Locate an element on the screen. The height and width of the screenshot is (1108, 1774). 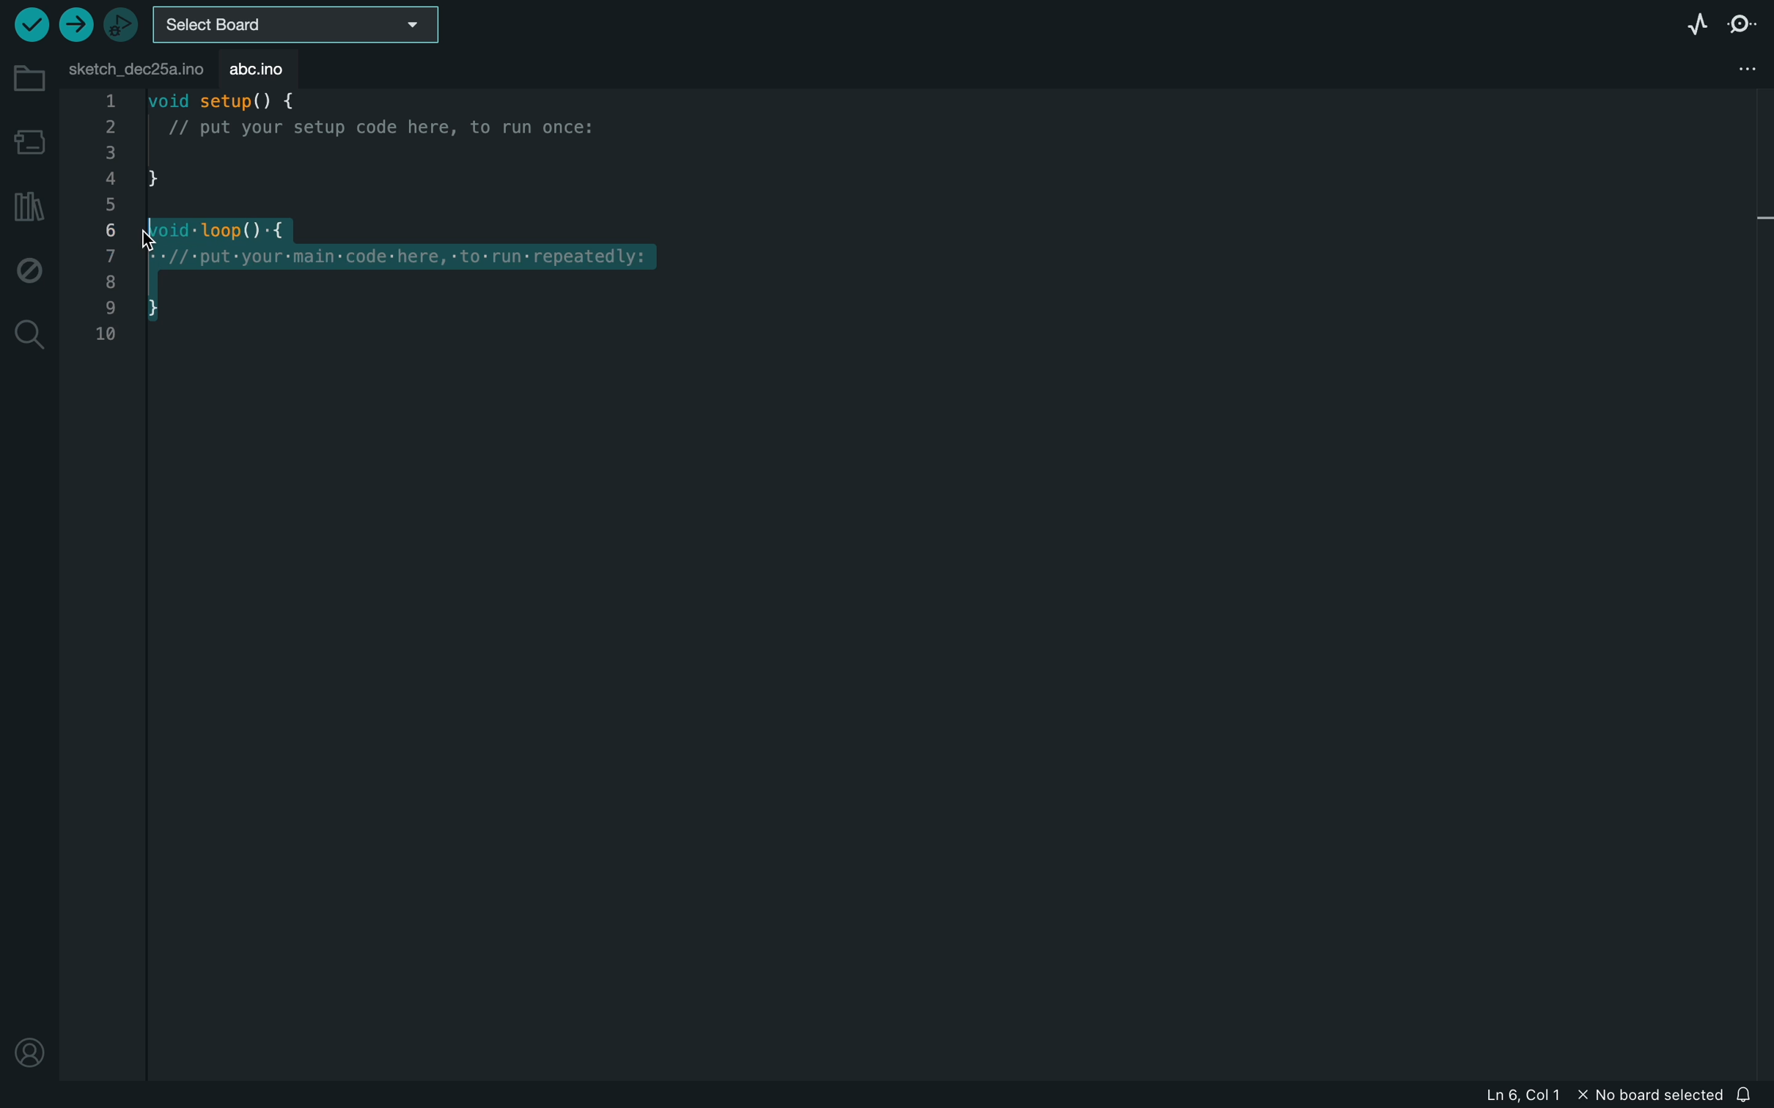
upload  is located at coordinates (75, 26).